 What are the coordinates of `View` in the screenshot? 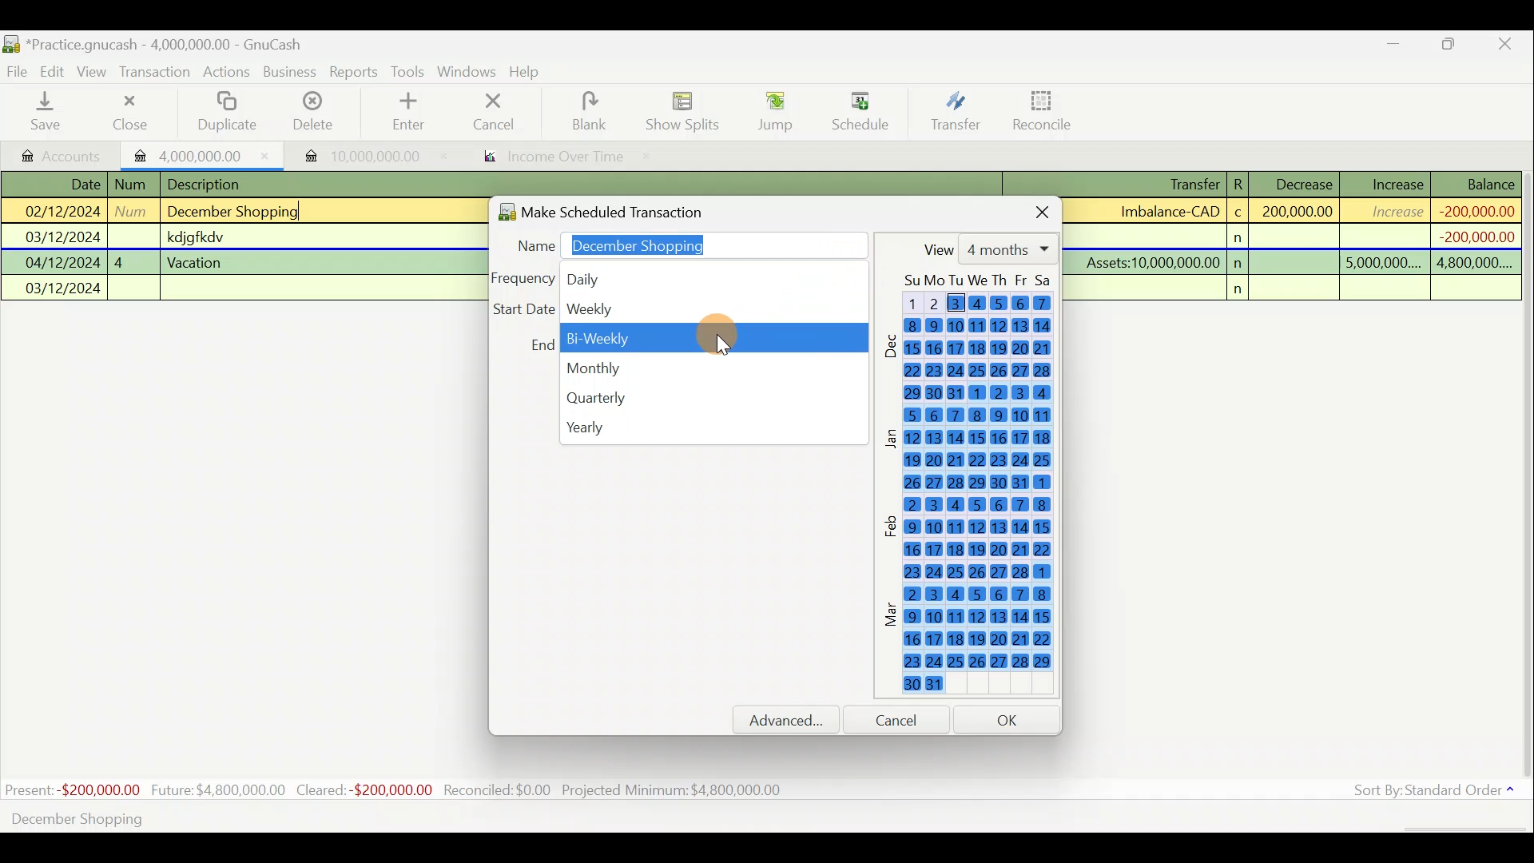 It's located at (987, 249).